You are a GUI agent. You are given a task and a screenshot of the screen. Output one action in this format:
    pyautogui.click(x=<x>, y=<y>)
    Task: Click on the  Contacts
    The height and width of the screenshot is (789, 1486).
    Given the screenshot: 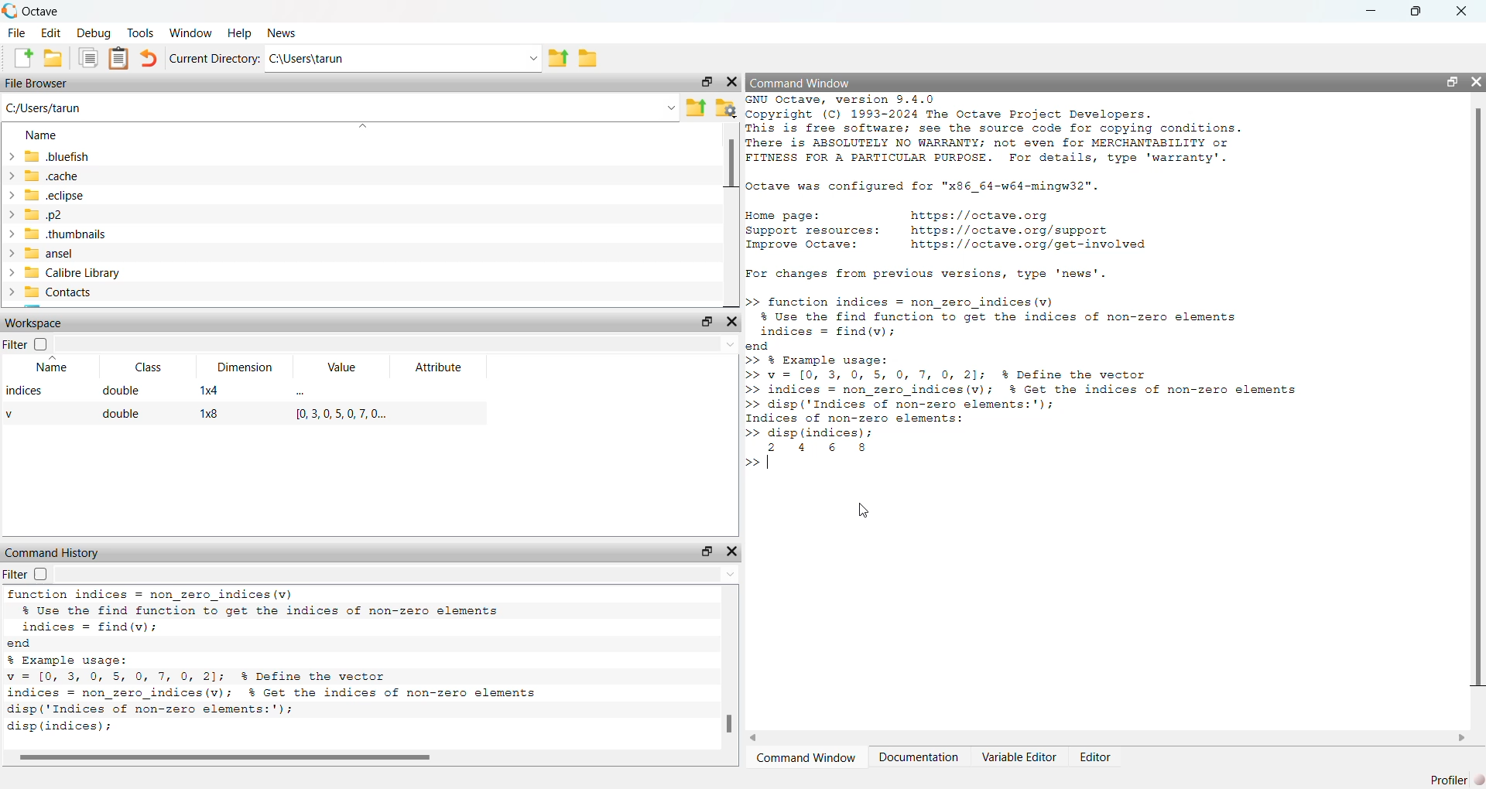 What is the action you would take?
    pyautogui.click(x=53, y=294)
    